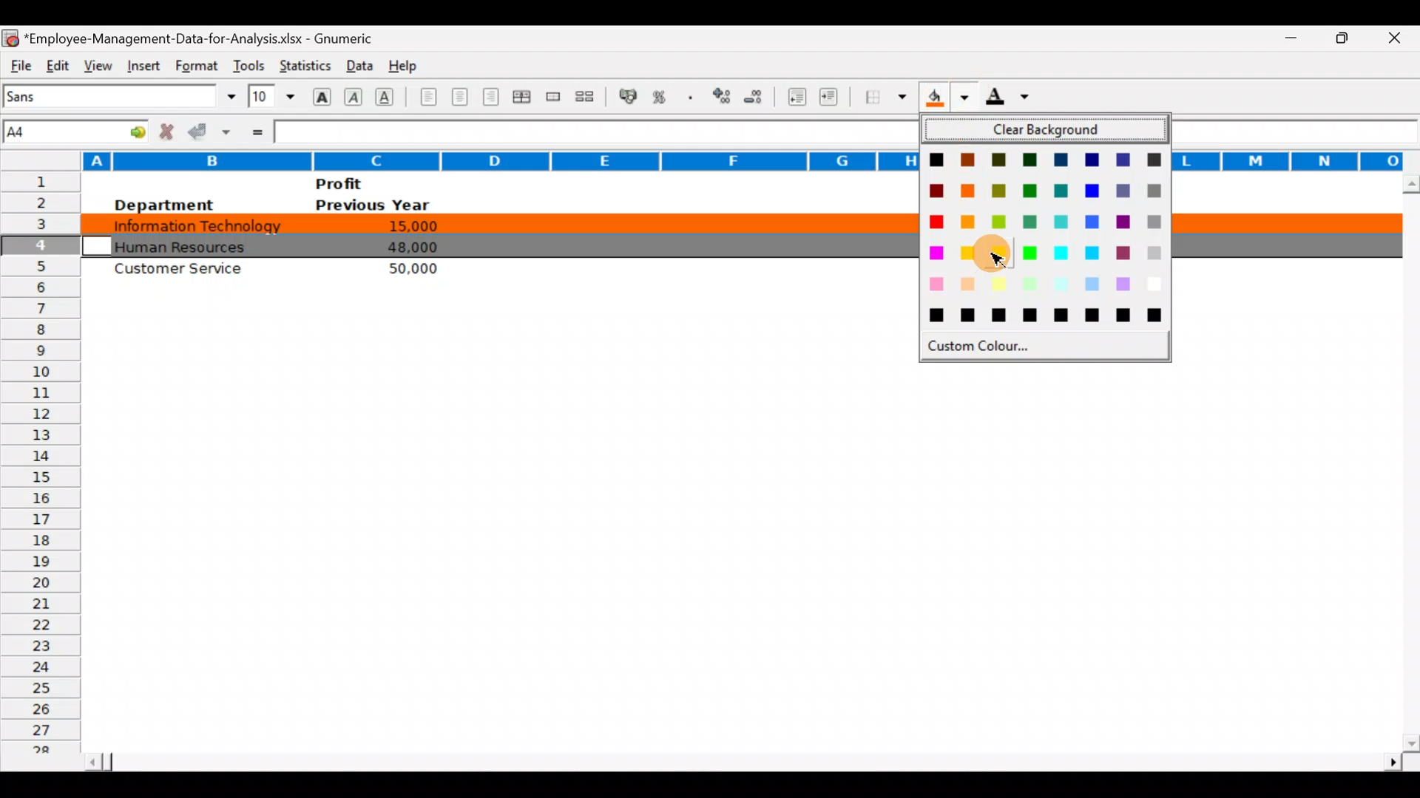  What do you see at coordinates (95, 64) in the screenshot?
I see `View` at bounding box center [95, 64].